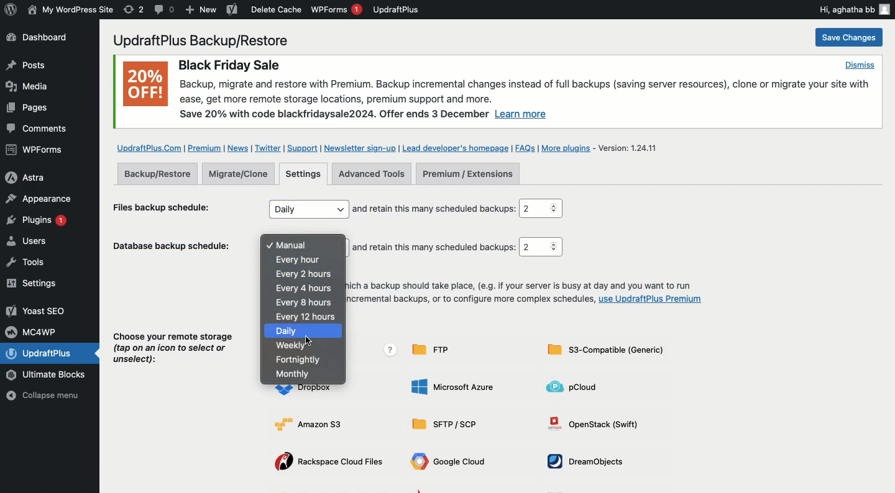 The image size is (895, 493). I want to click on Dismiss, so click(859, 65).